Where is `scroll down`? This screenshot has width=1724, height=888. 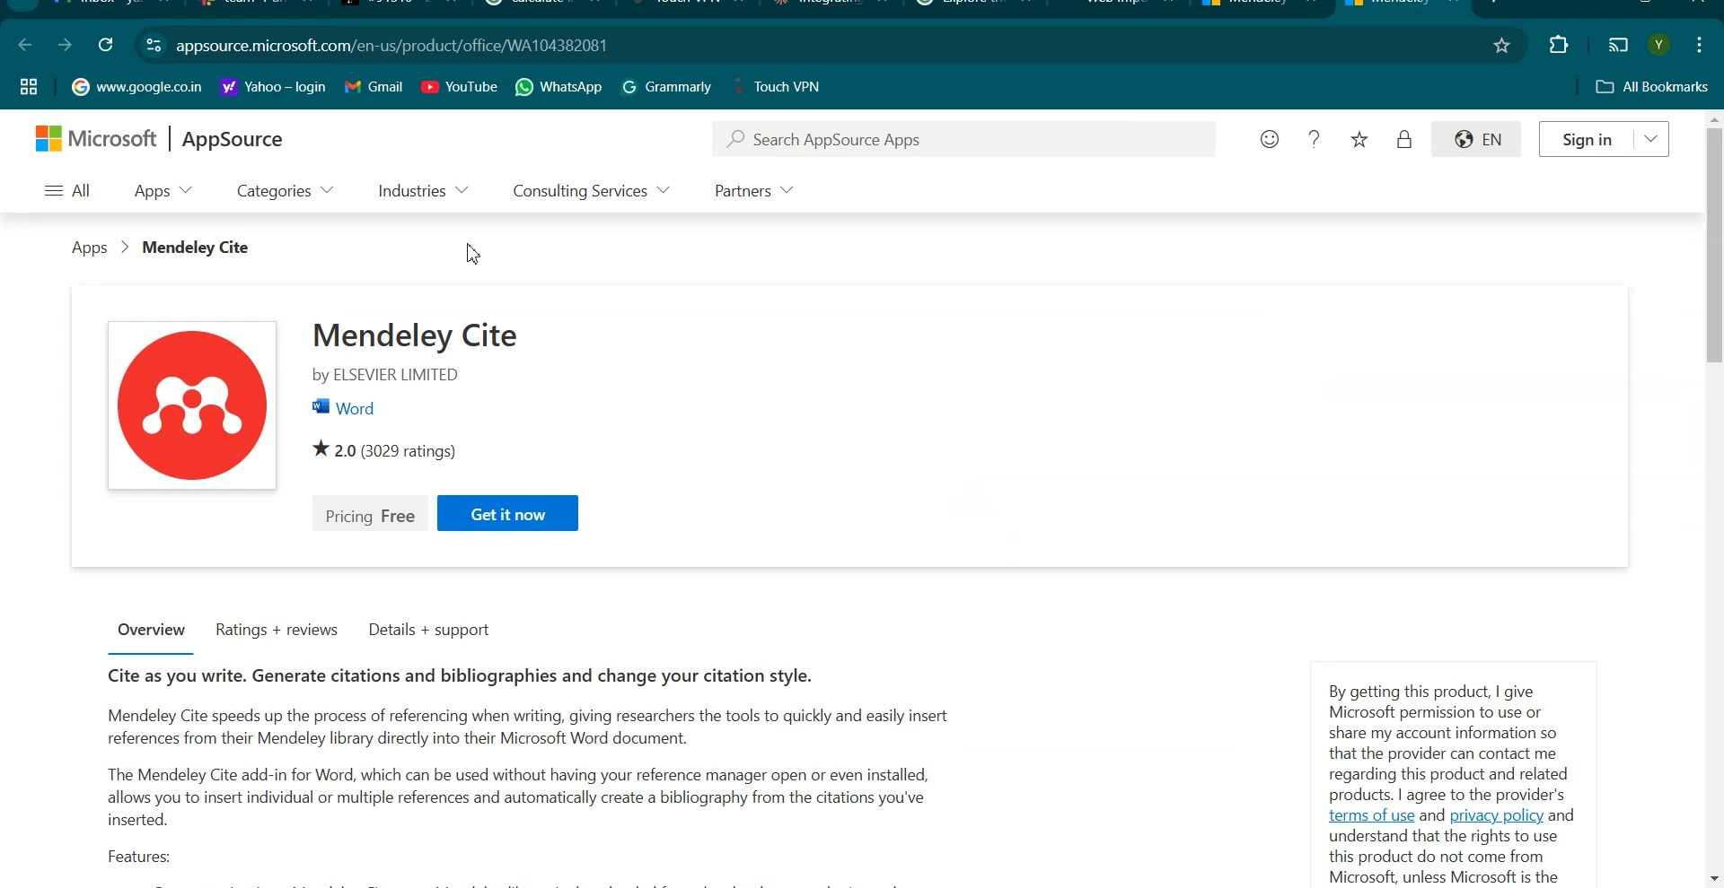 scroll down is located at coordinates (1713, 880).